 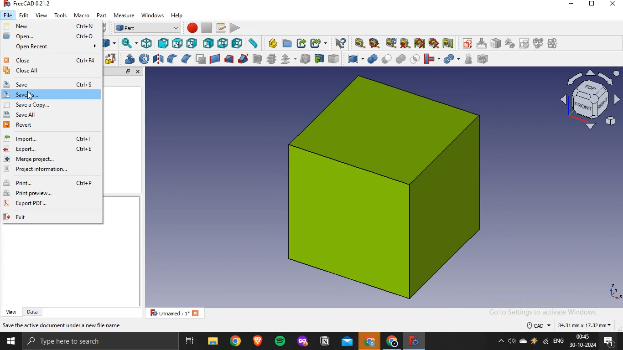 What do you see at coordinates (213, 341) in the screenshot?
I see `file explorer` at bounding box center [213, 341].